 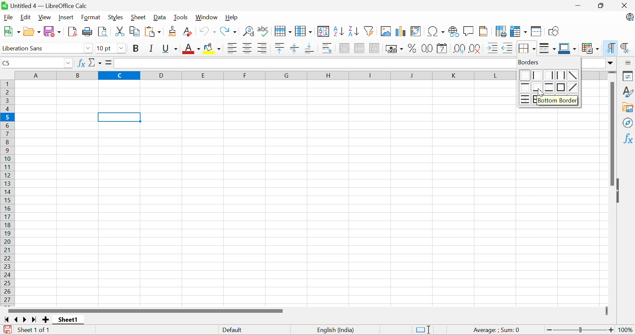 What do you see at coordinates (493, 48) in the screenshot?
I see `Increase indent` at bounding box center [493, 48].